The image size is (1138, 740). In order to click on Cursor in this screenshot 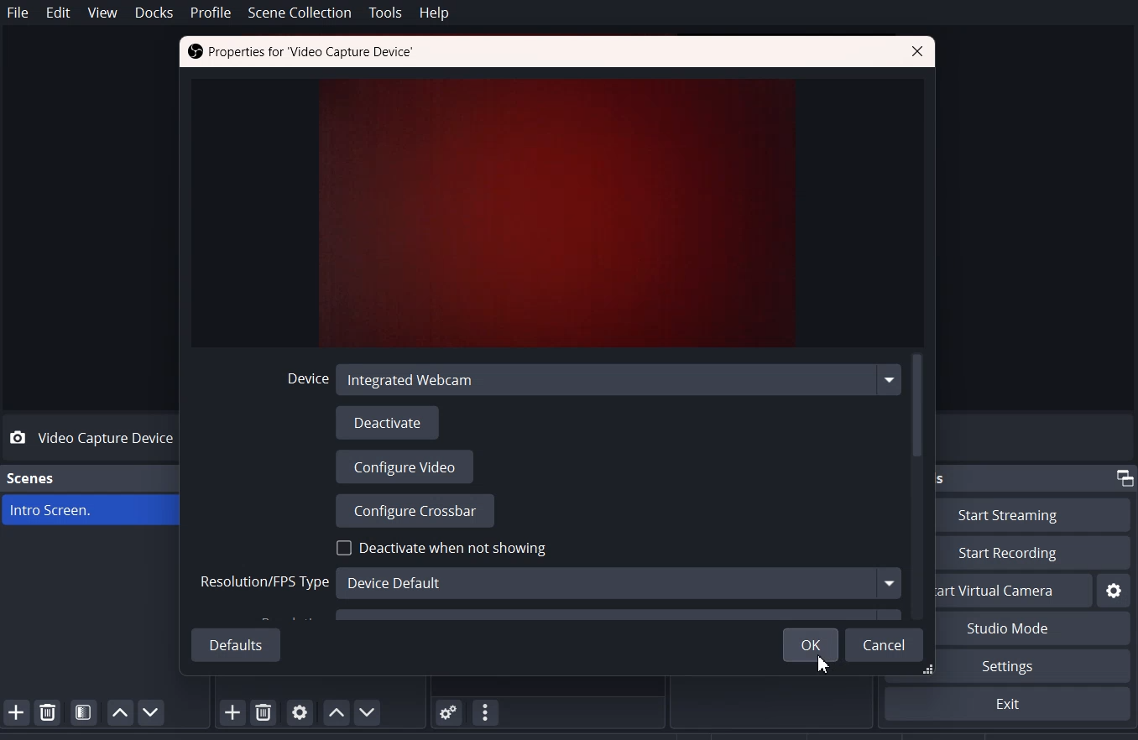, I will do `click(820, 667)`.